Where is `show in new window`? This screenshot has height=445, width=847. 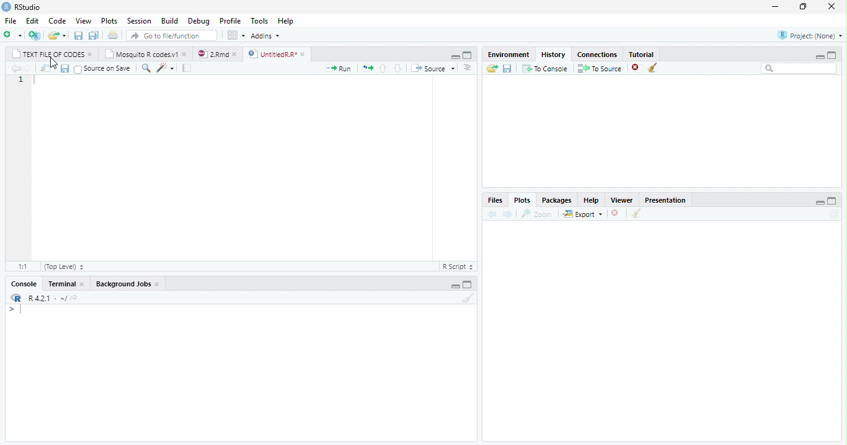
show in new window is located at coordinates (45, 69).